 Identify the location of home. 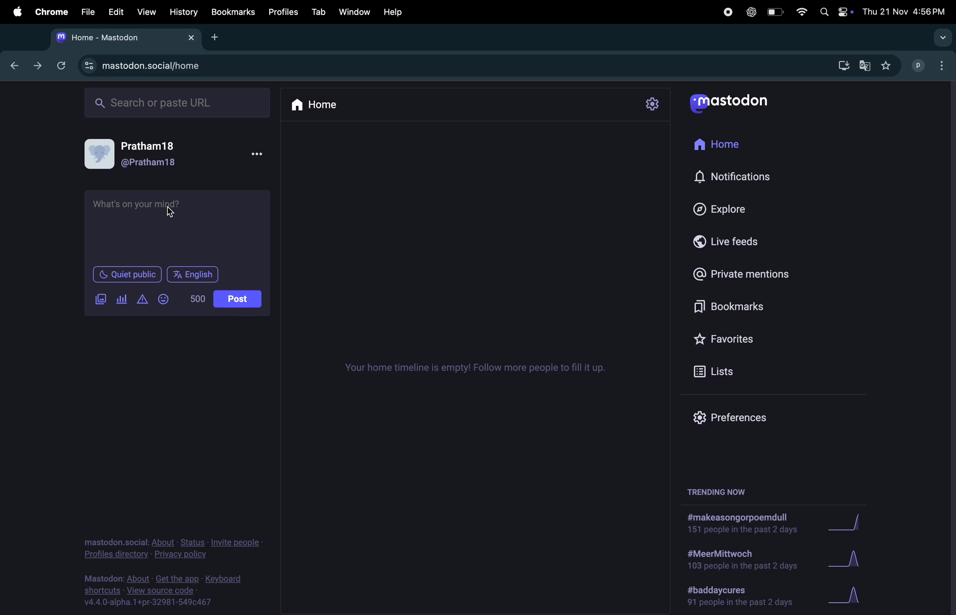
(319, 105).